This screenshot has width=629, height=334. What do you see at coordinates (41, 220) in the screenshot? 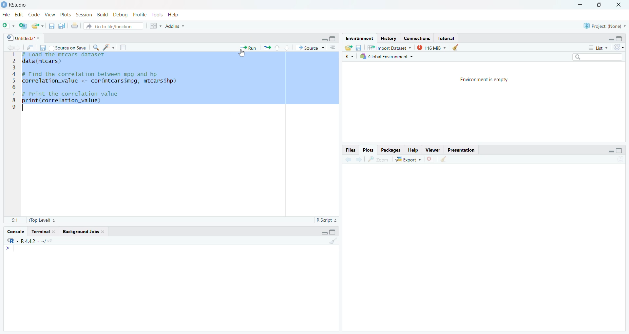
I see `(Top Level)` at bounding box center [41, 220].